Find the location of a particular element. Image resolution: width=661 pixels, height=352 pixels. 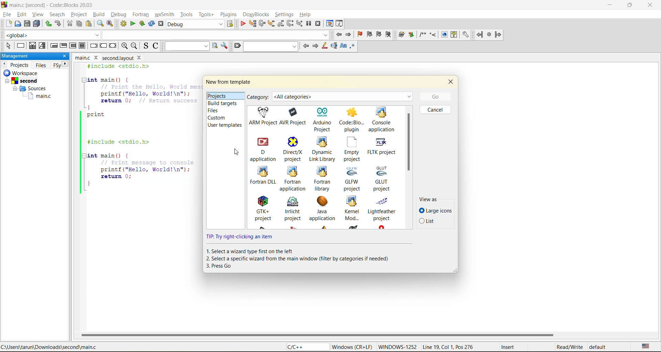

debug is located at coordinates (243, 23).